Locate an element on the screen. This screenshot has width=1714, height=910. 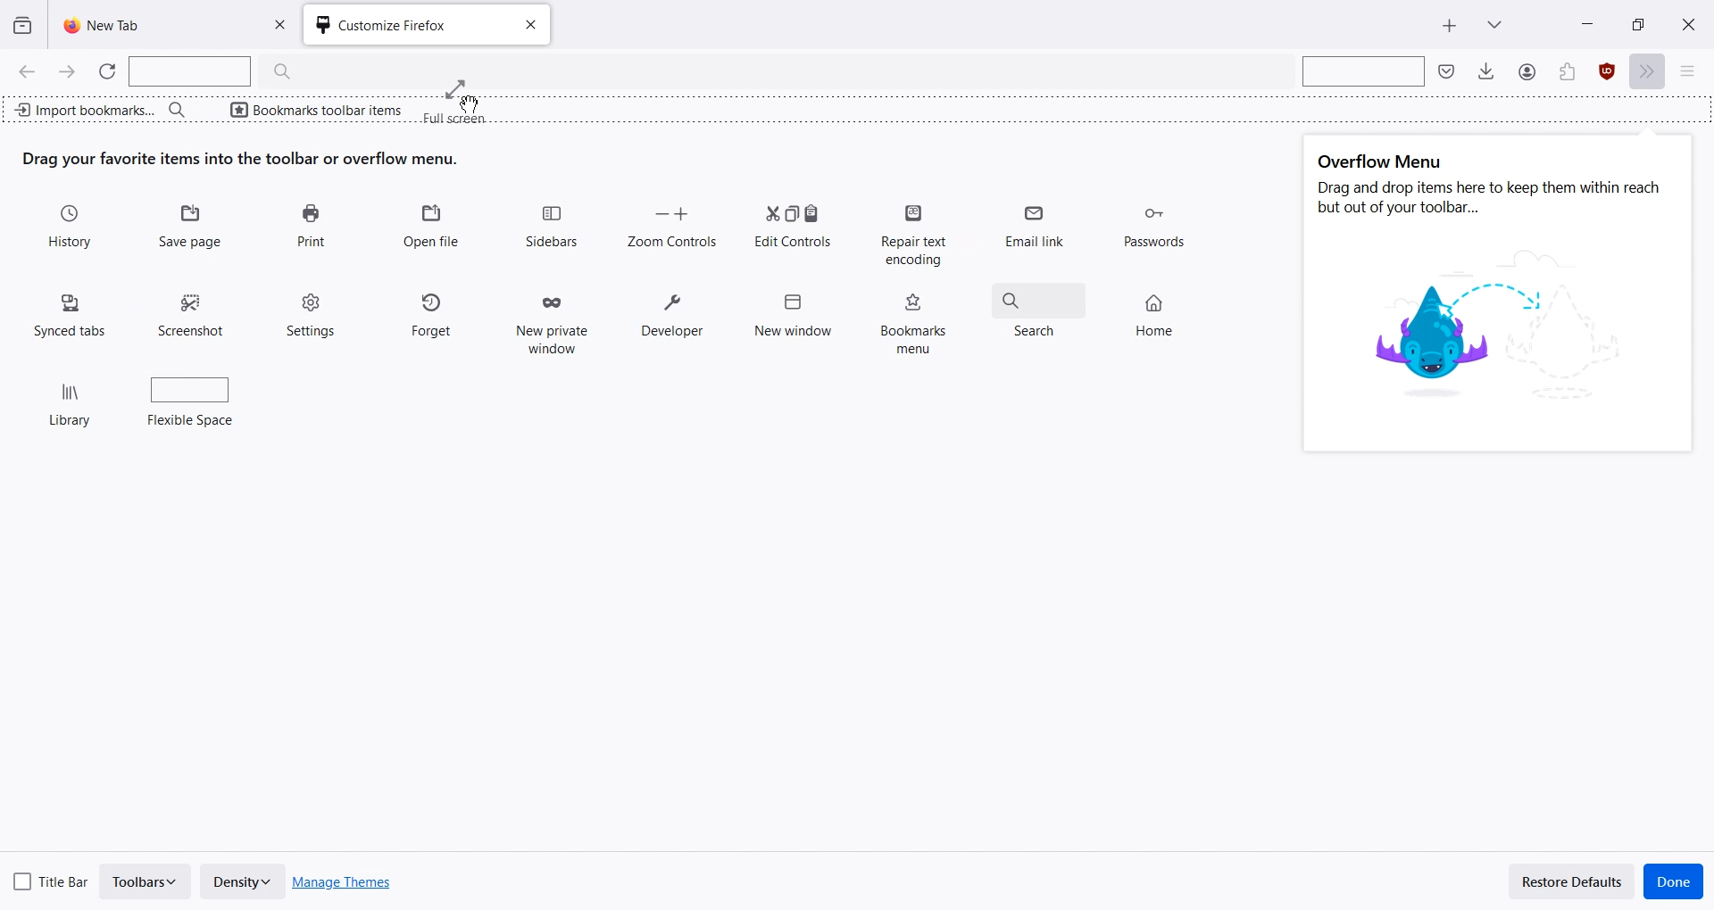
Downloads is located at coordinates (1486, 70).